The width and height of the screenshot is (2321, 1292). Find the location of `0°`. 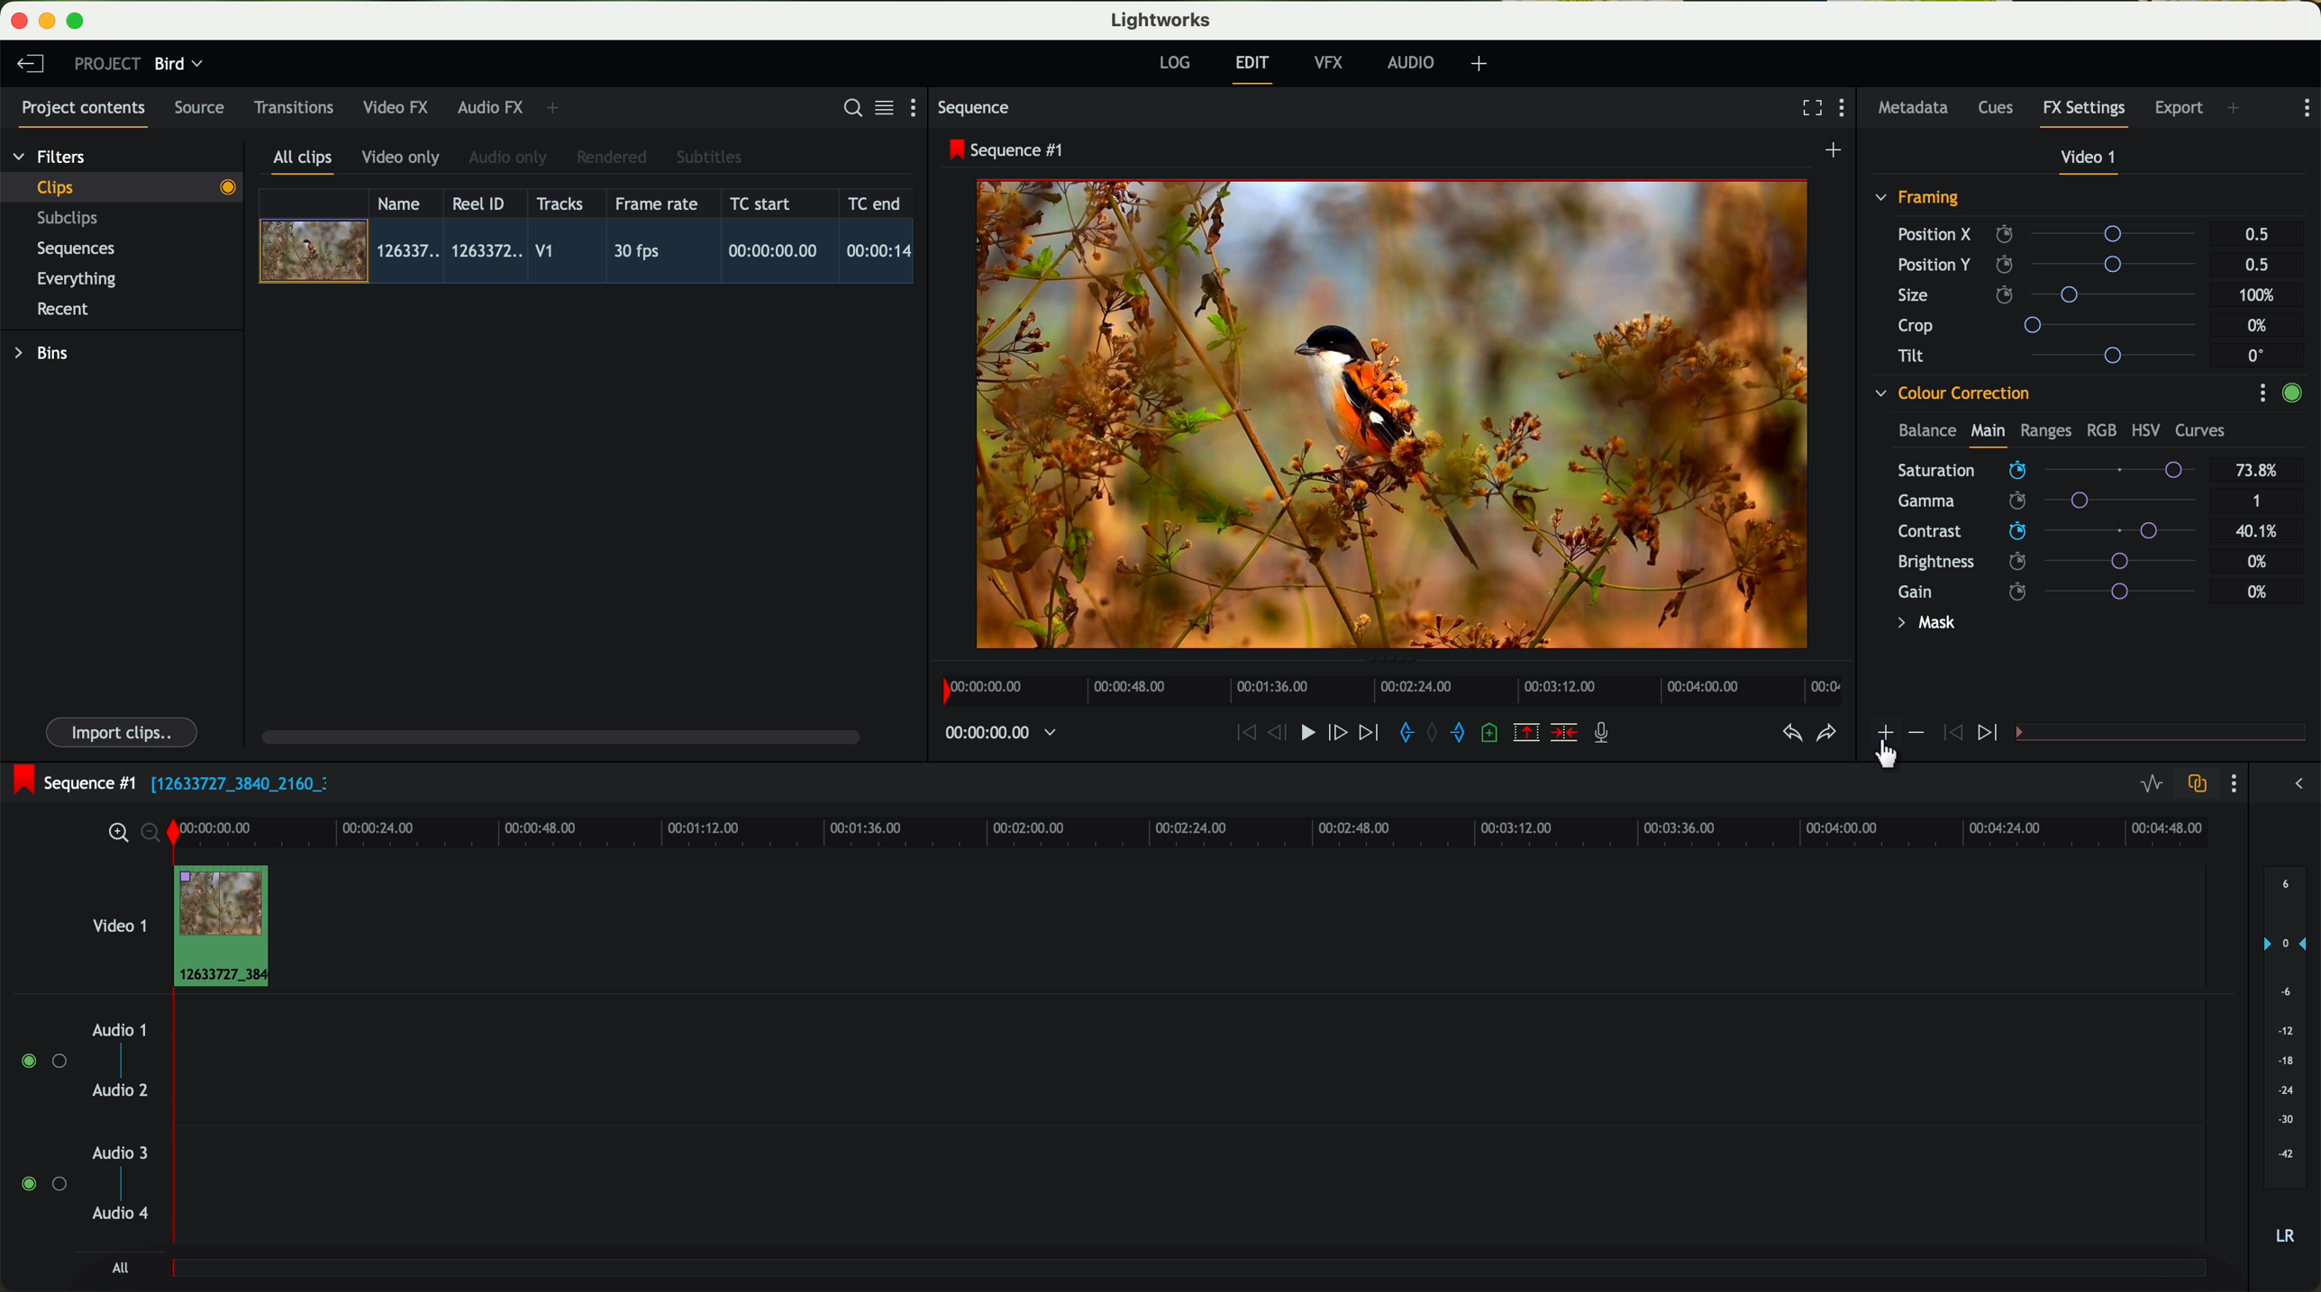

0° is located at coordinates (2257, 355).